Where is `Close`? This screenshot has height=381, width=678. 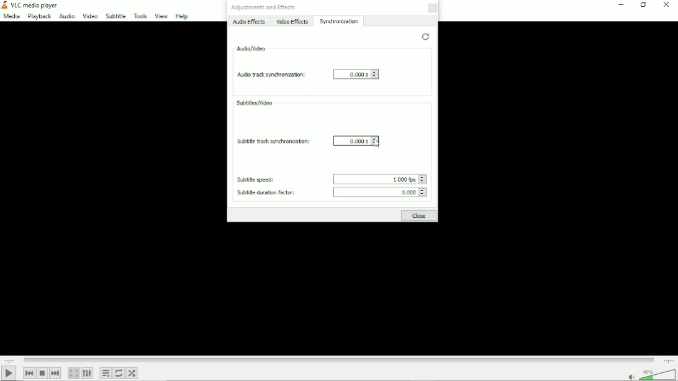
Close is located at coordinates (420, 217).